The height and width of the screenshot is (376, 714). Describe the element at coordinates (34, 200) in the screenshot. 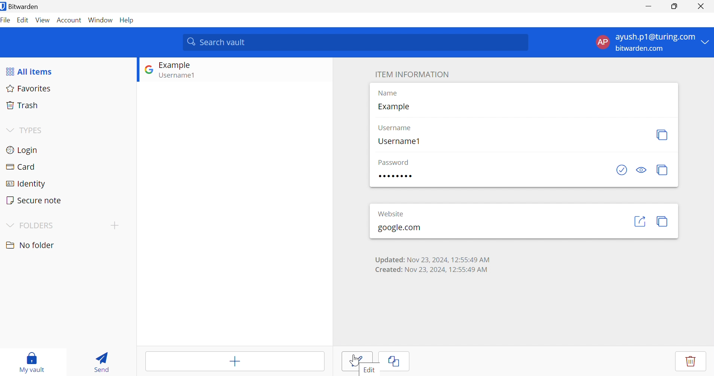

I see `Secure note` at that location.